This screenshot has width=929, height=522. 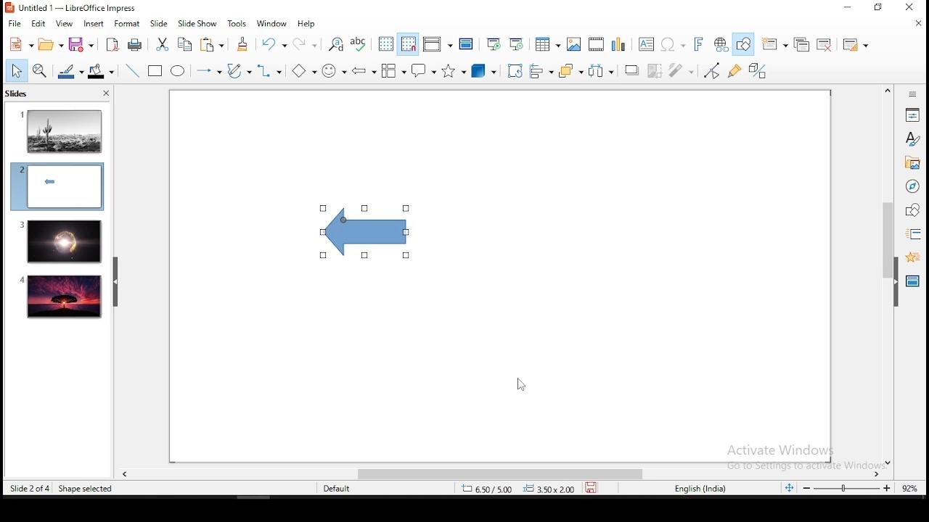 I want to click on slide layout, so click(x=854, y=45).